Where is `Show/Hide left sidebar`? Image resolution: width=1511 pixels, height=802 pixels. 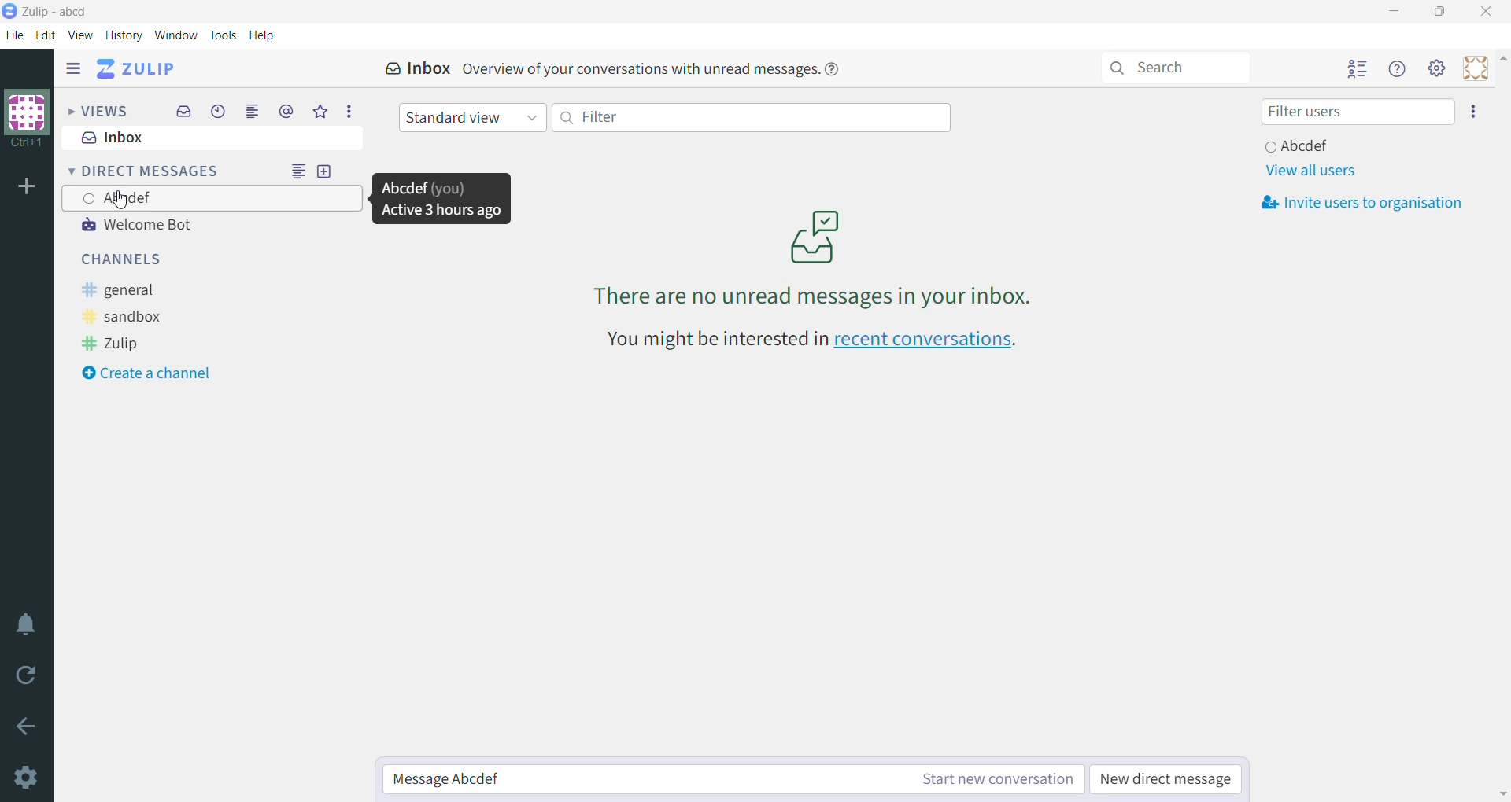
Show/Hide left sidebar is located at coordinates (73, 68).